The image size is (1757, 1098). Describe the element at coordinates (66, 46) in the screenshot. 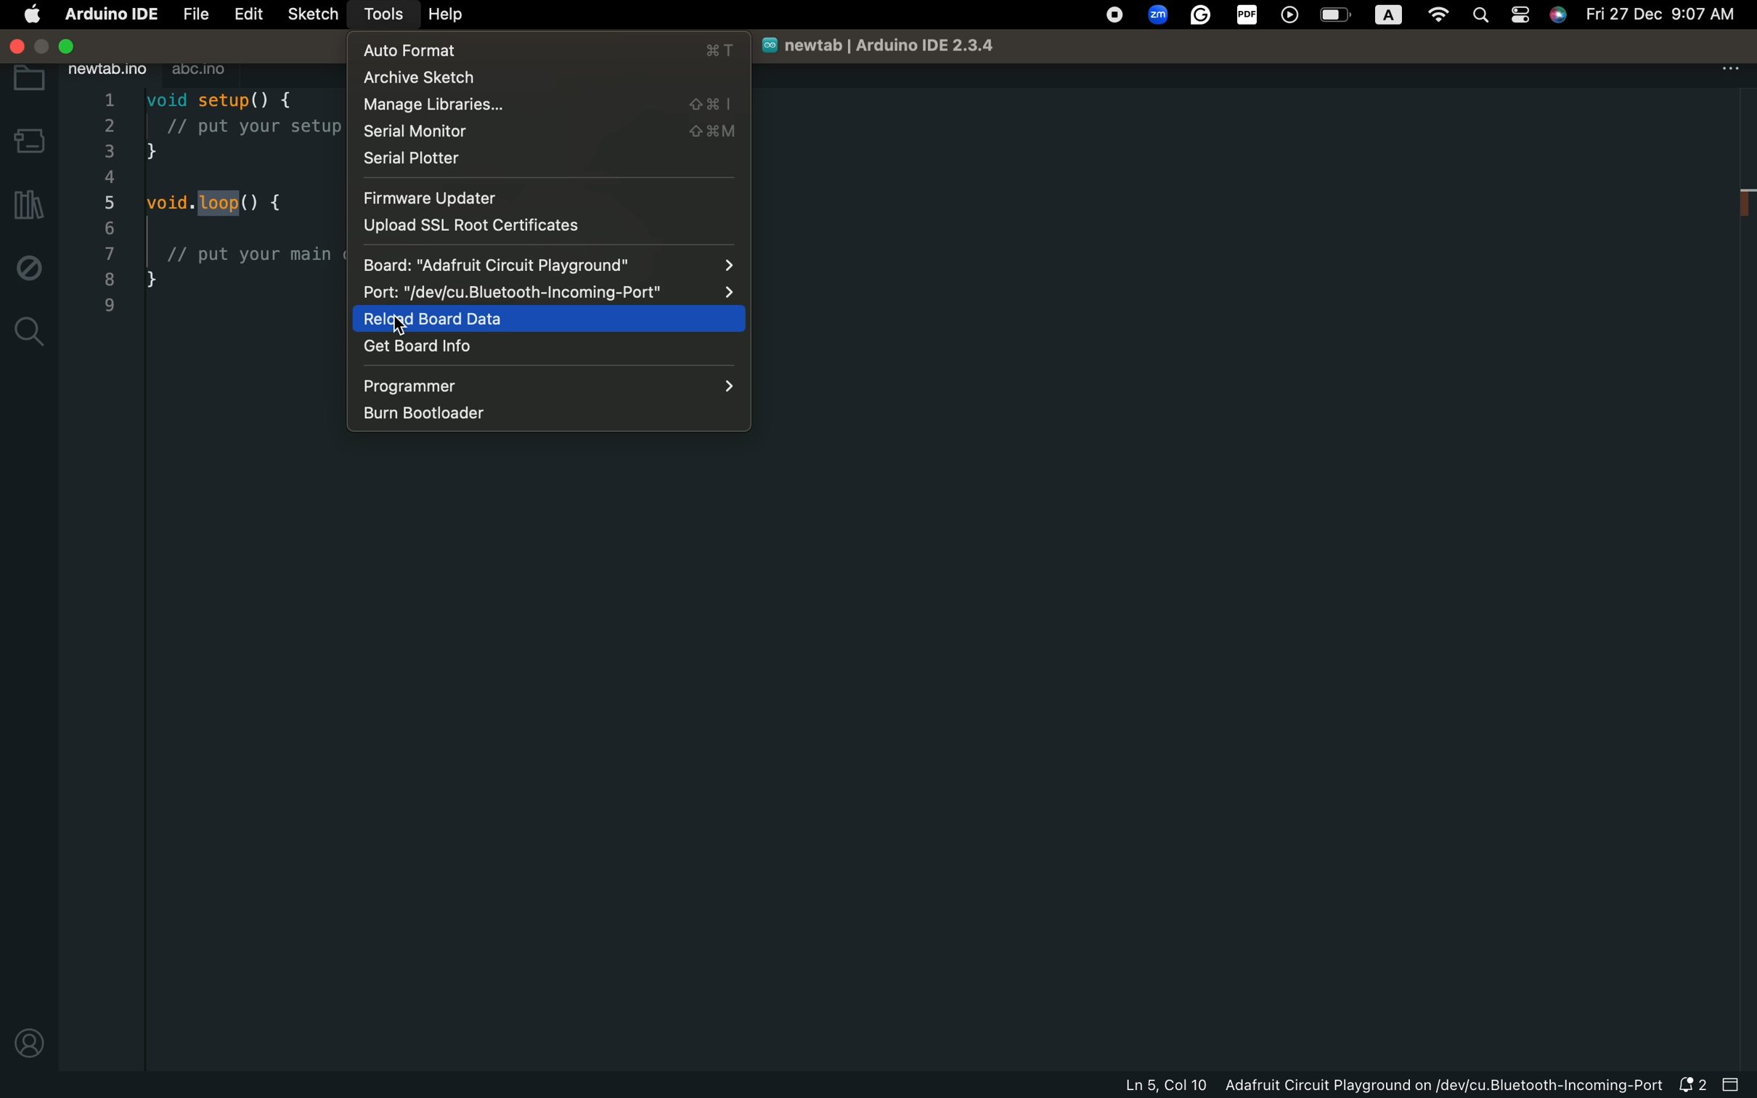

I see `maximize` at that location.